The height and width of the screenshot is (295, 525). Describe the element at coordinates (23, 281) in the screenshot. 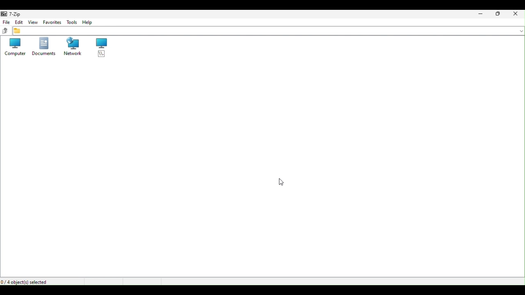

I see `0/4 object(s) selected` at that location.